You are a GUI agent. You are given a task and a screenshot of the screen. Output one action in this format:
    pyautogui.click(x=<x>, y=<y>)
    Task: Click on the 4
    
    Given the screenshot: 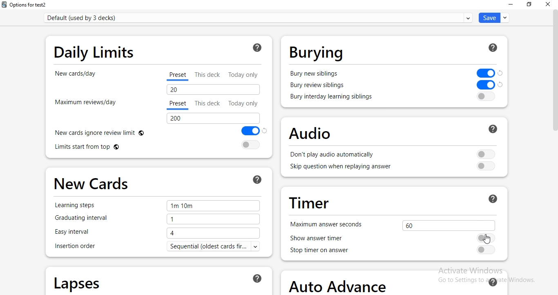 What is the action you would take?
    pyautogui.click(x=214, y=234)
    